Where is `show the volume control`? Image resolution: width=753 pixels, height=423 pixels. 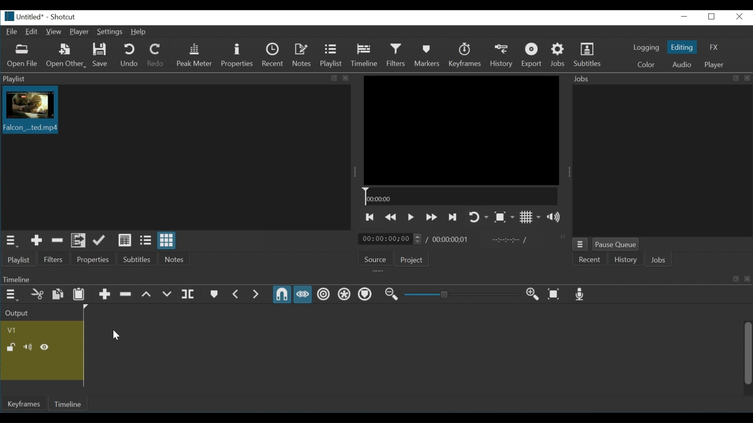
show the volume control is located at coordinates (556, 217).